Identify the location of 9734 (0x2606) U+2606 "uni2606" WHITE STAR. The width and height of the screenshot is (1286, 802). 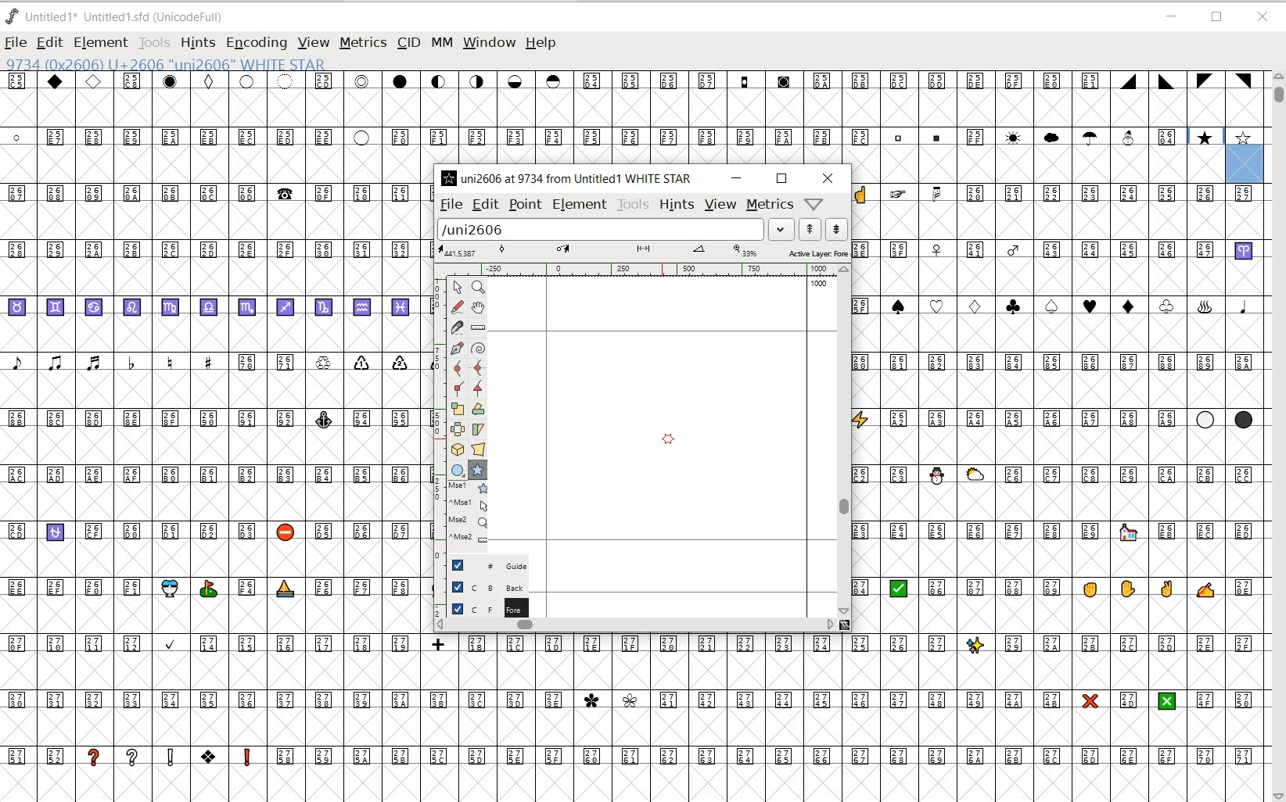
(167, 65).